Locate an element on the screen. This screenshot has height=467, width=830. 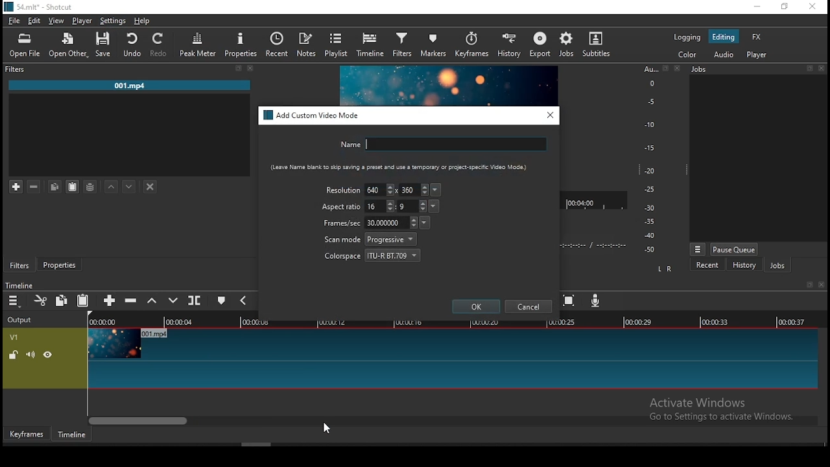
jobs menu is located at coordinates (698, 250).